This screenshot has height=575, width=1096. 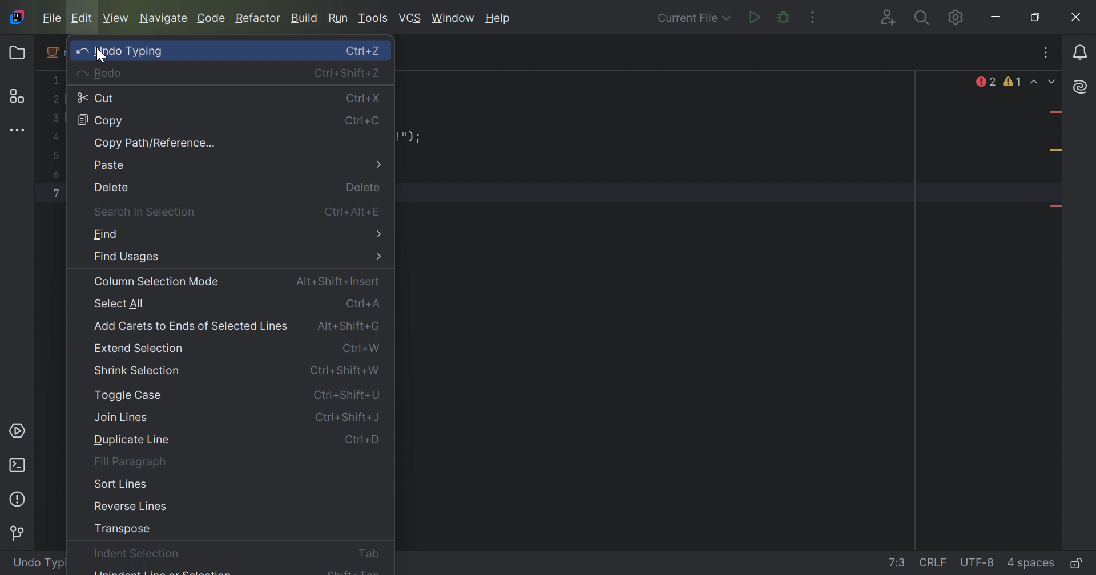 I want to click on 2 errors, 1 warnings, so click(x=999, y=82).